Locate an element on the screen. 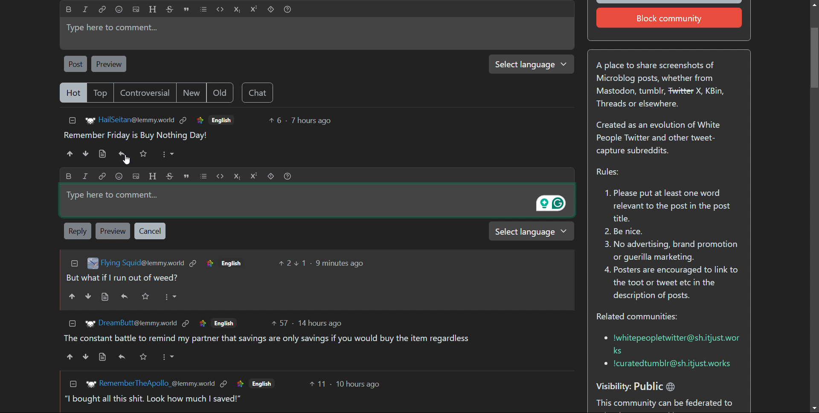  strikethrough is located at coordinates (170, 9).